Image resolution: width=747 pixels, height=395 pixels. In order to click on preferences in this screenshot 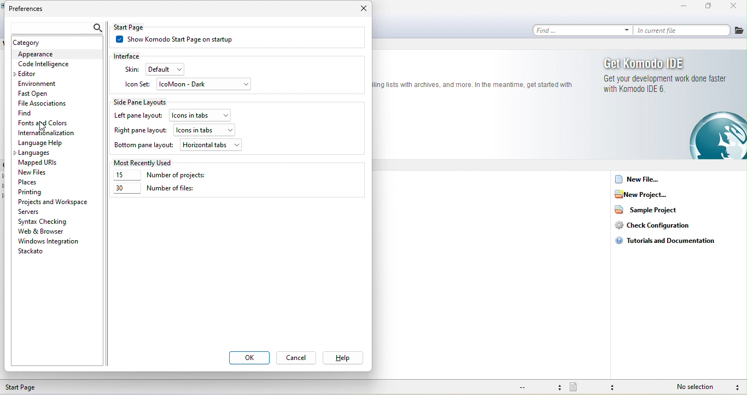, I will do `click(32, 9)`.